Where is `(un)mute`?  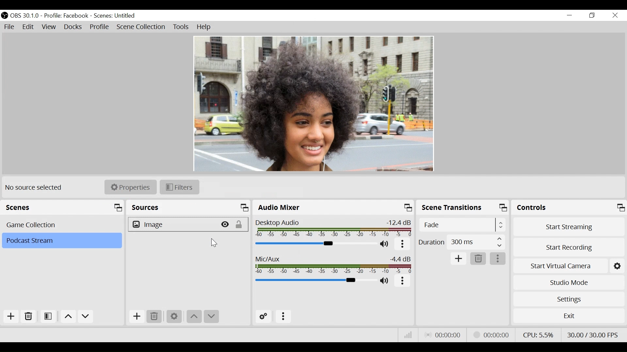 (un)mute is located at coordinates (385, 281).